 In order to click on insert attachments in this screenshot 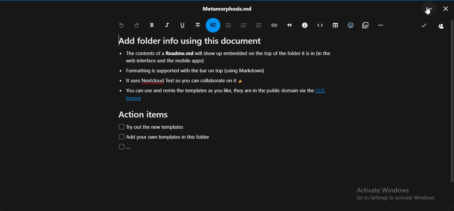, I will do `click(365, 25)`.